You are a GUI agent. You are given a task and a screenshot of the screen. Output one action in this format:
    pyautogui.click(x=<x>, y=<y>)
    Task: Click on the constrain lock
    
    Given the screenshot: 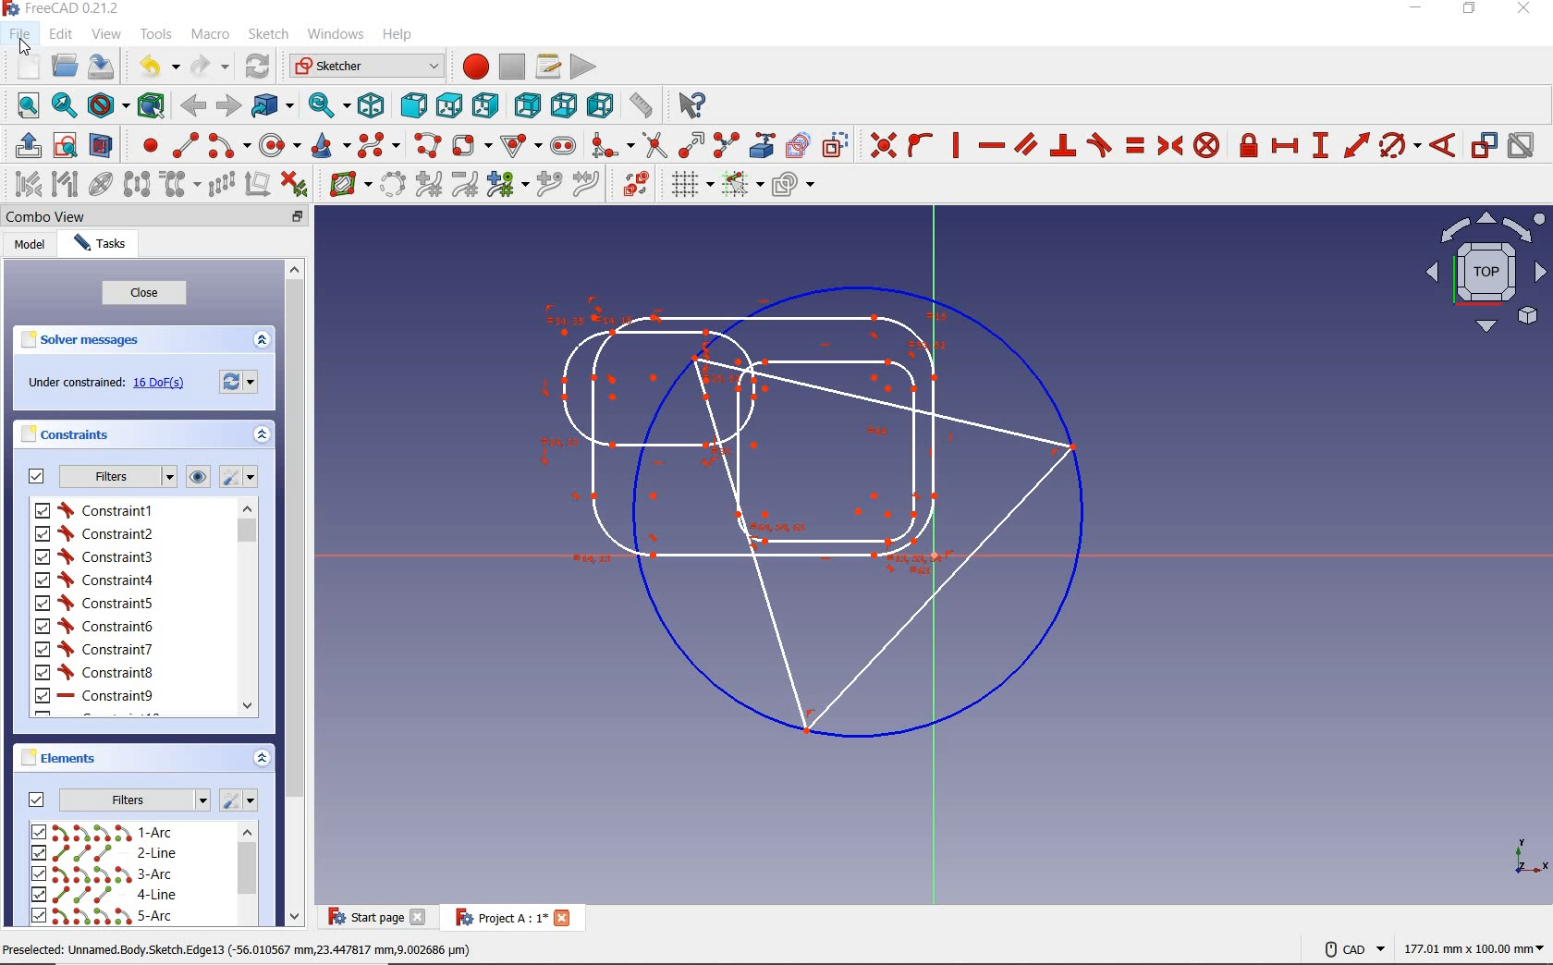 What is the action you would take?
    pyautogui.click(x=1249, y=147)
    